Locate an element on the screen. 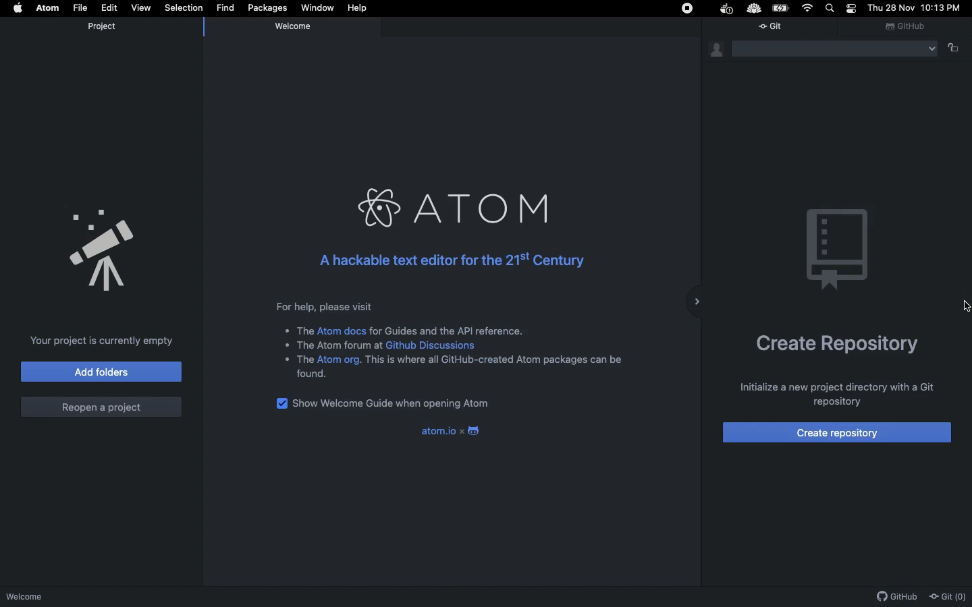 The image size is (972, 607). atom.io  is located at coordinates (452, 432).